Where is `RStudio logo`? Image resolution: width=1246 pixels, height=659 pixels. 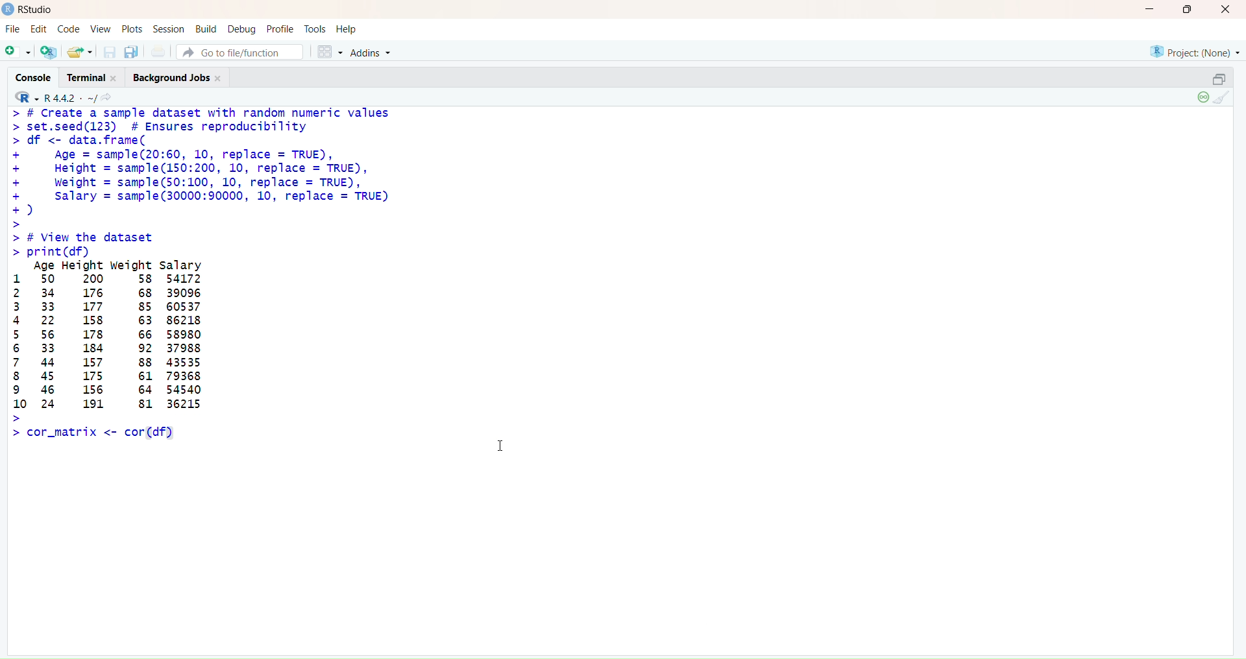 RStudio logo is located at coordinates (23, 97).